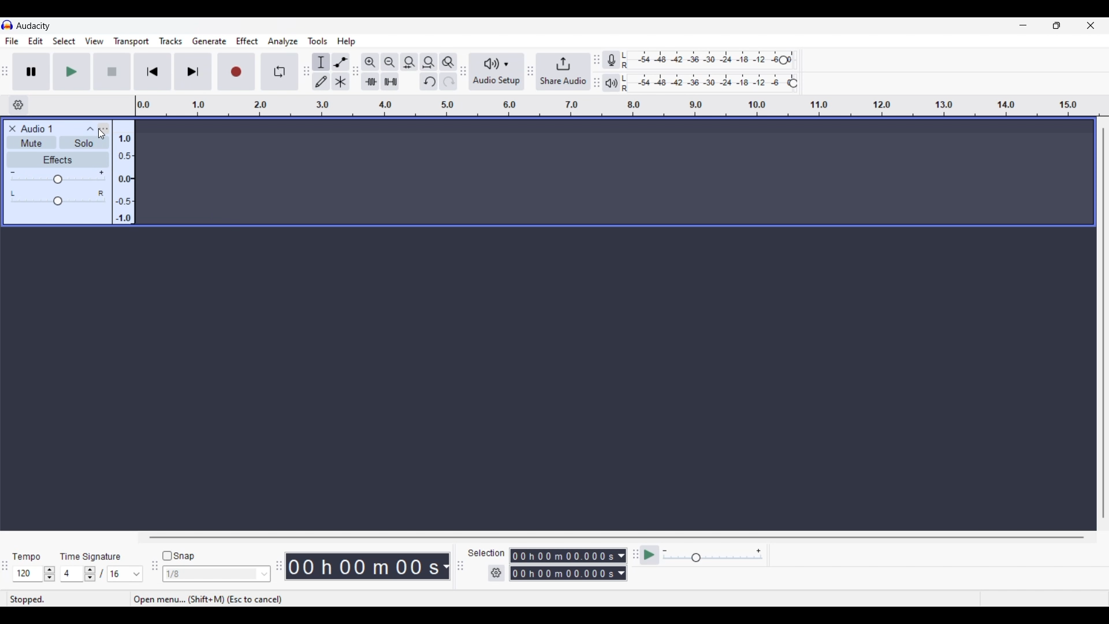 This screenshot has width=1109, height=624. Describe the element at coordinates (18, 105) in the screenshot. I see `Timeline options` at that location.